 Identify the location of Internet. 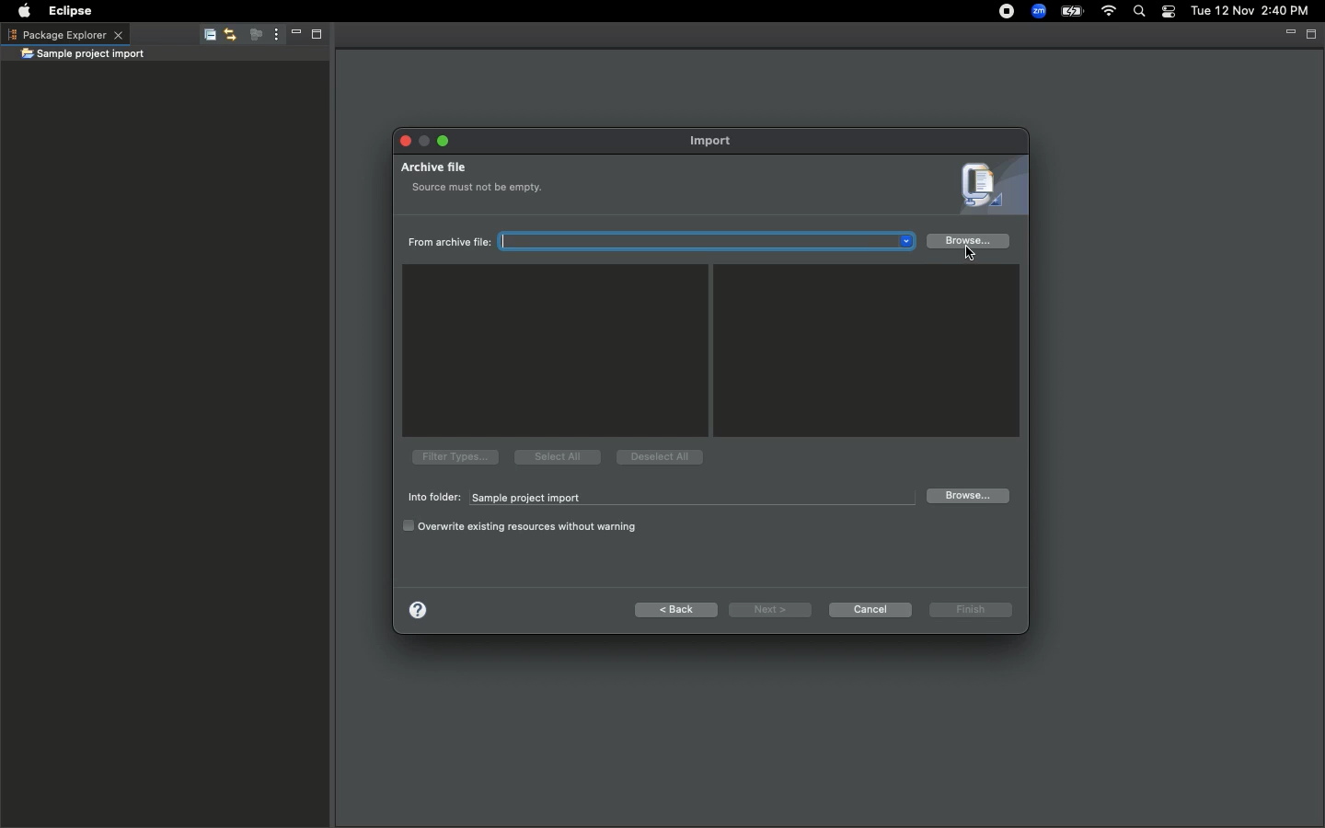
(1109, 12).